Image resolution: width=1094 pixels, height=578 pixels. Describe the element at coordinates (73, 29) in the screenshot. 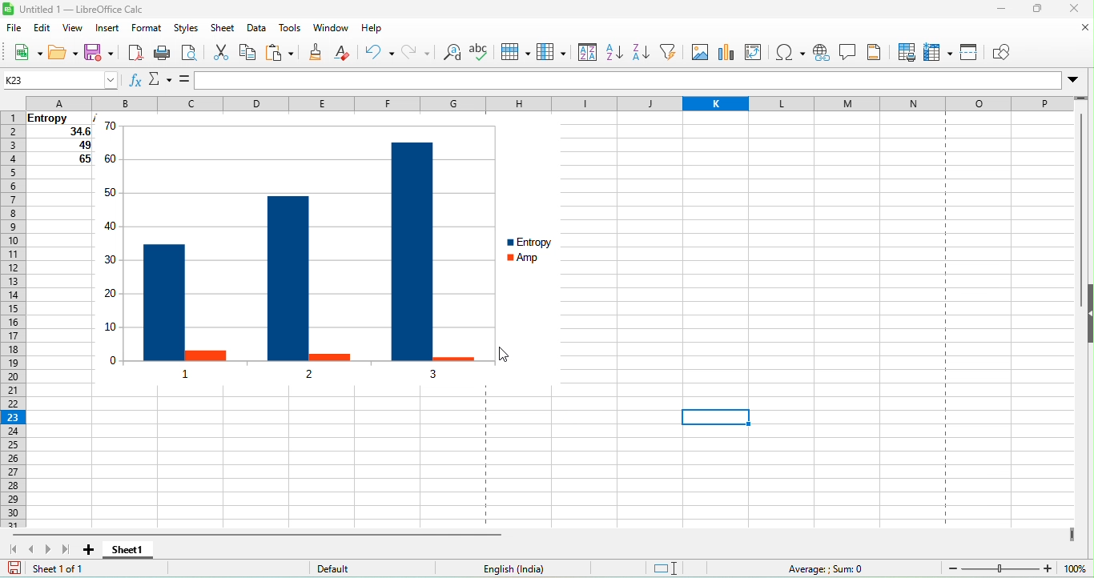

I see `view` at that location.